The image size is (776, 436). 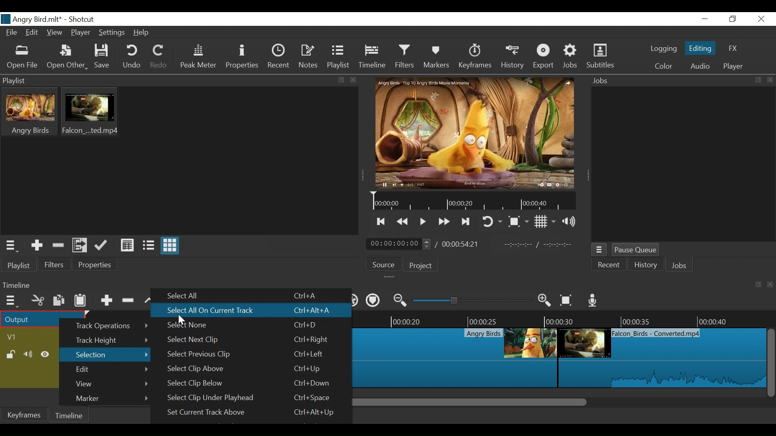 I want to click on Clip, so click(x=661, y=358).